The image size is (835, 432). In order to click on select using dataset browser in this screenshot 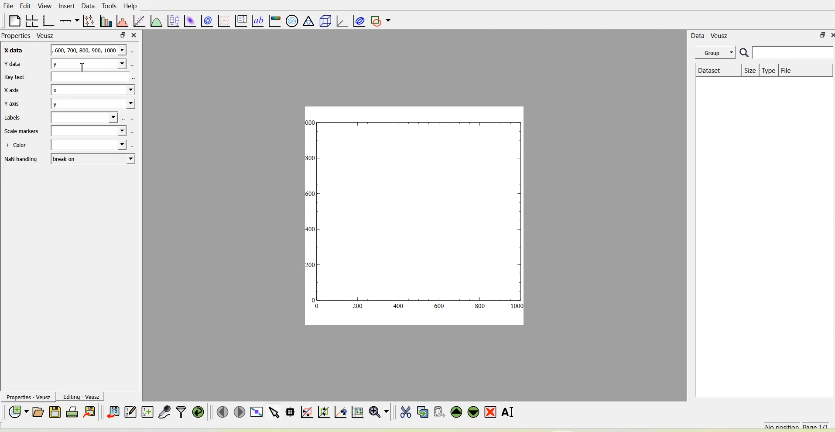, I will do `click(133, 145)`.